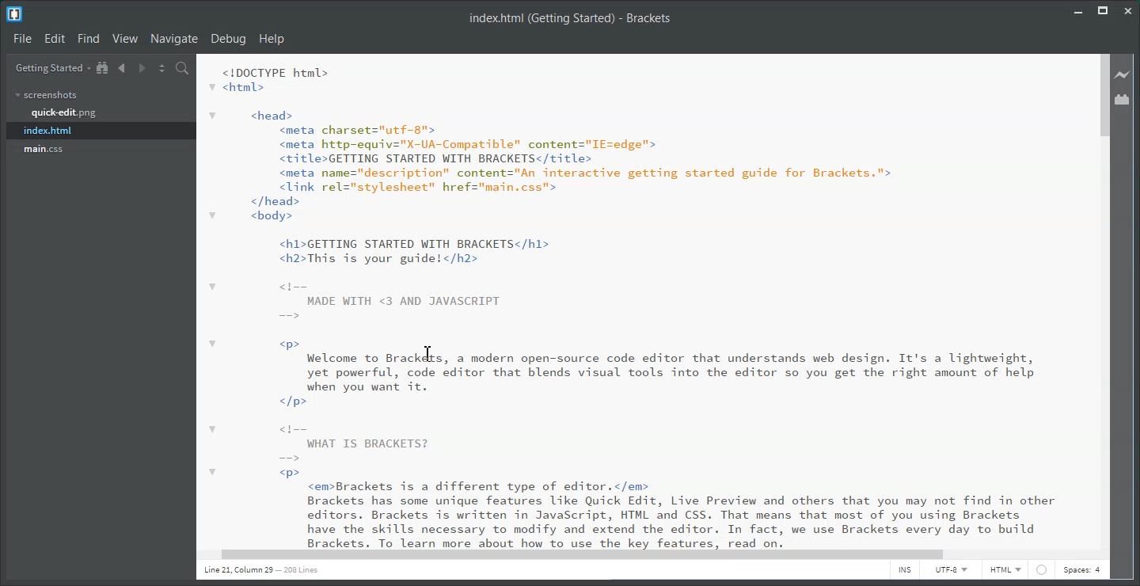 This screenshot has height=586, width=1140. What do you see at coordinates (47, 95) in the screenshot?
I see `screenshots` at bounding box center [47, 95].